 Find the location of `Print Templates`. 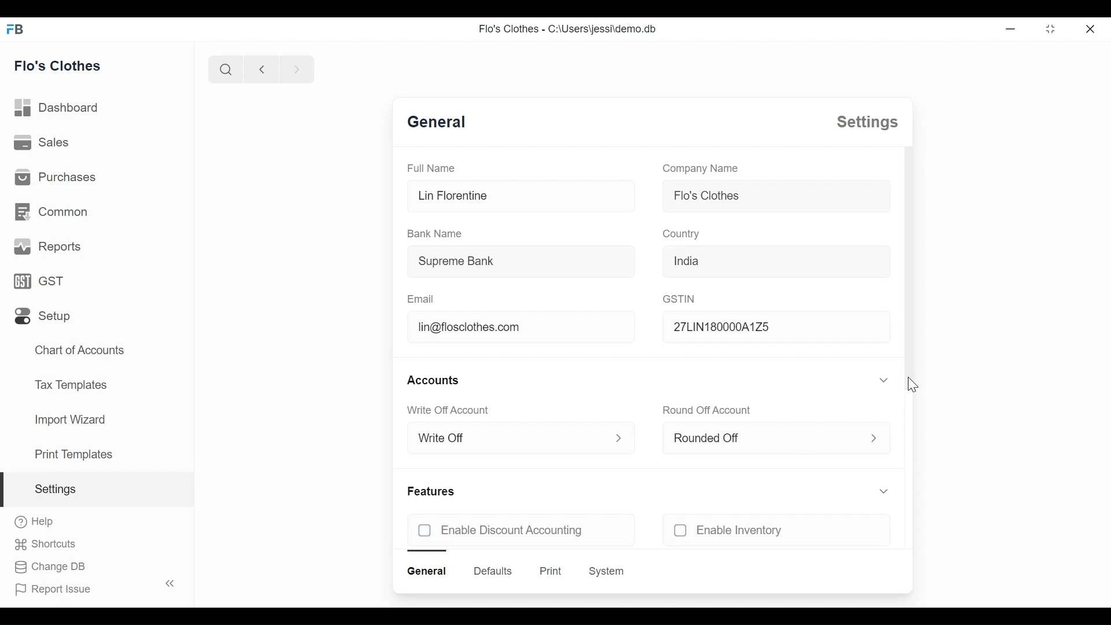

Print Templates is located at coordinates (73, 454).